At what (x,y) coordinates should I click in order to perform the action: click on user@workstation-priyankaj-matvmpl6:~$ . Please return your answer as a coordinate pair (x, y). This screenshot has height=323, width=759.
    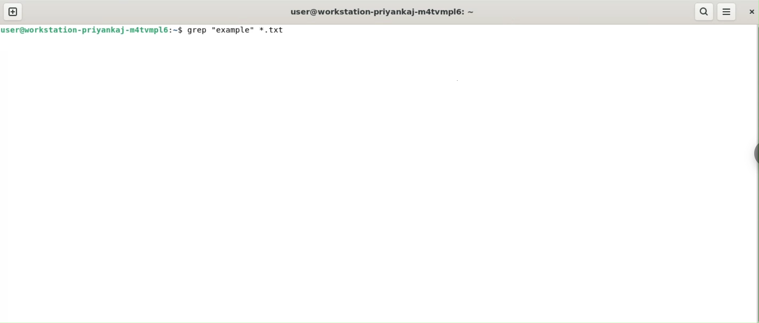
    Looking at the image, I should click on (93, 29).